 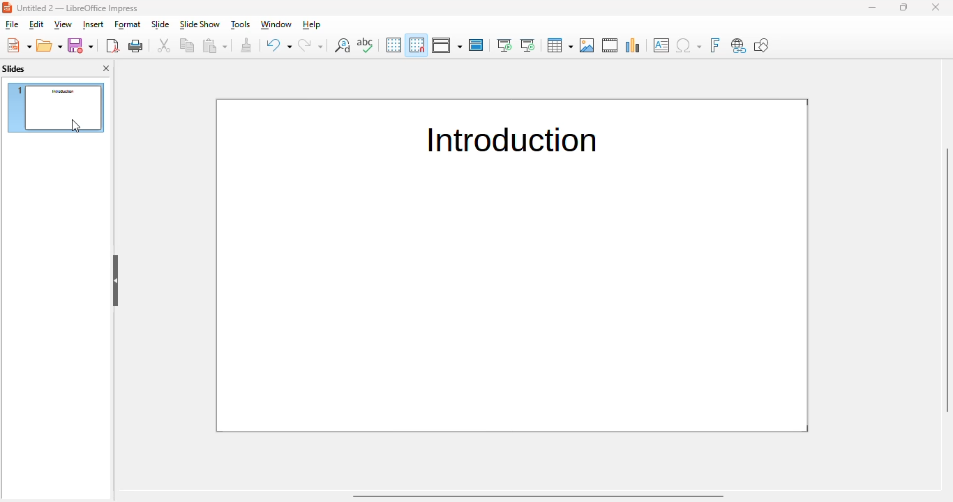 I want to click on untitled 2 - libreoffice impress, so click(x=77, y=8).